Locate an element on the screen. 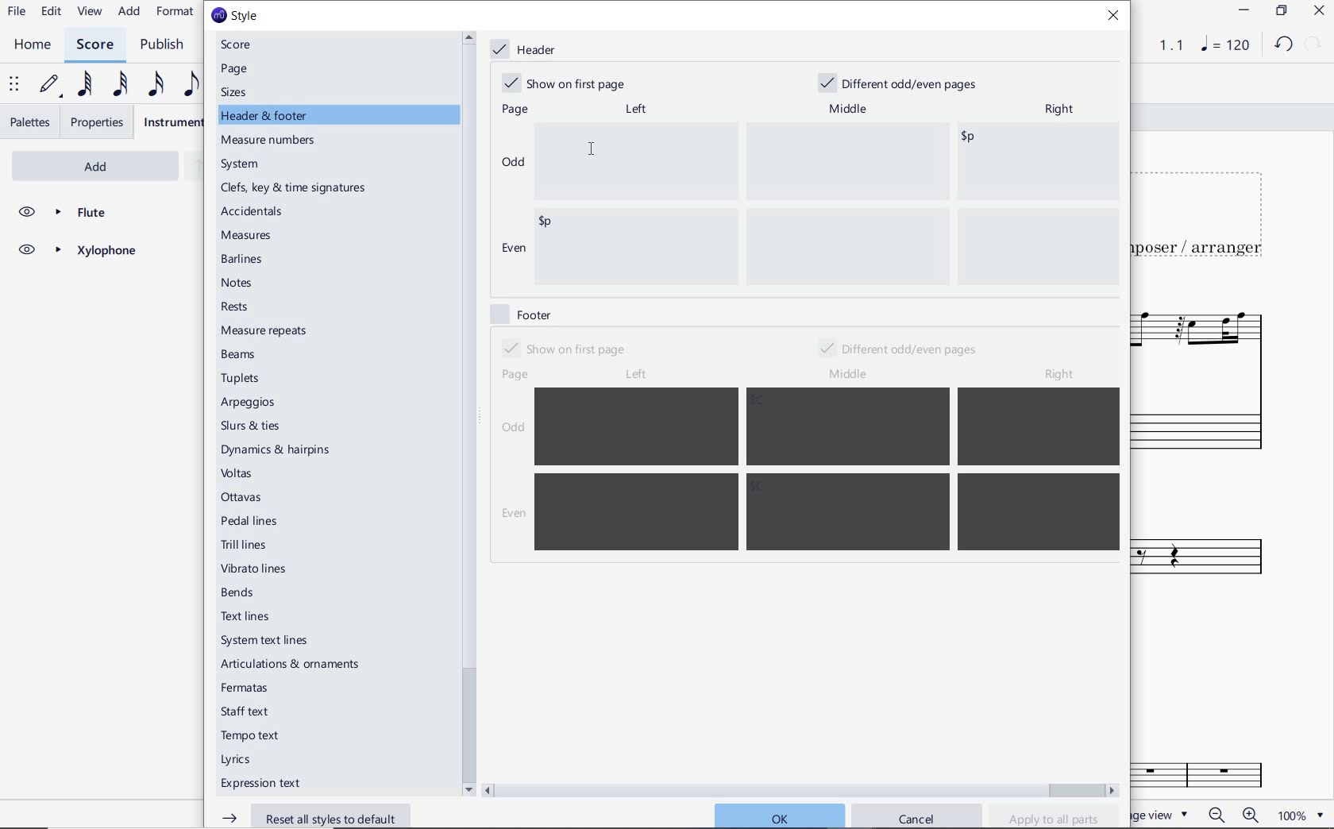 This screenshot has width=1334, height=829. SCORE is located at coordinates (94, 44).